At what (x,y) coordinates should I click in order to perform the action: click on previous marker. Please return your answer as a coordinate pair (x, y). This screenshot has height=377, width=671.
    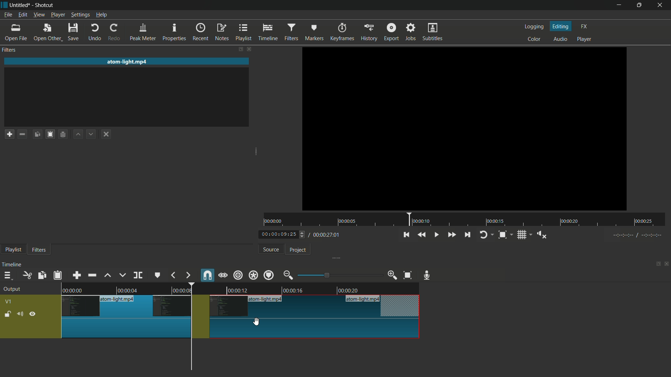
    Looking at the image, I should click on (174, 275).